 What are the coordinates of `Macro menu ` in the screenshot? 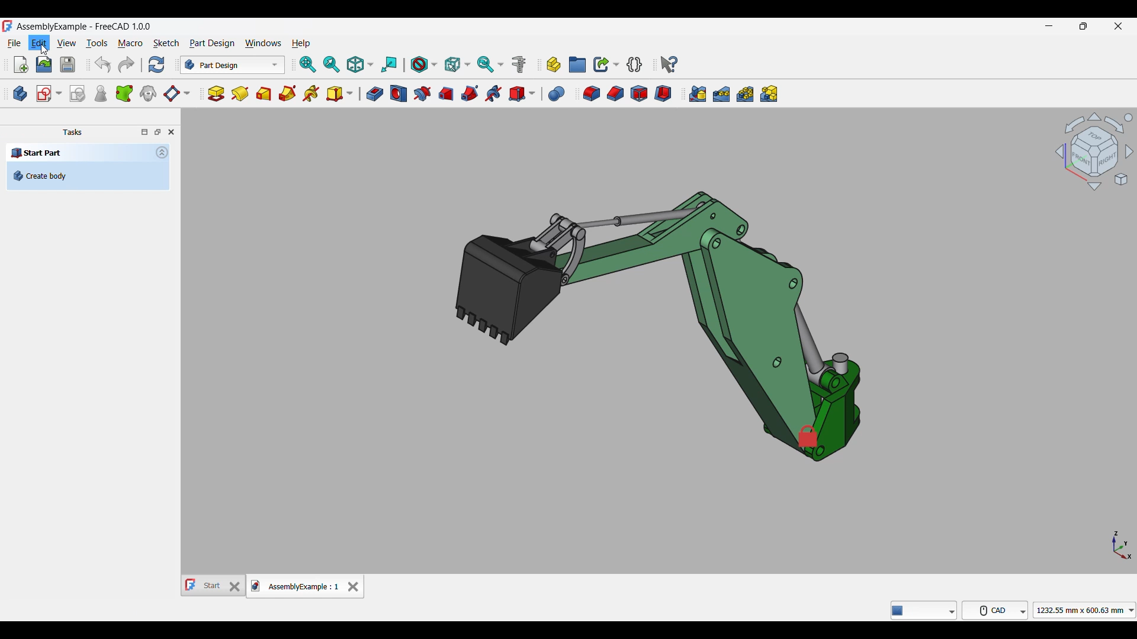 It's located at (130, 43).